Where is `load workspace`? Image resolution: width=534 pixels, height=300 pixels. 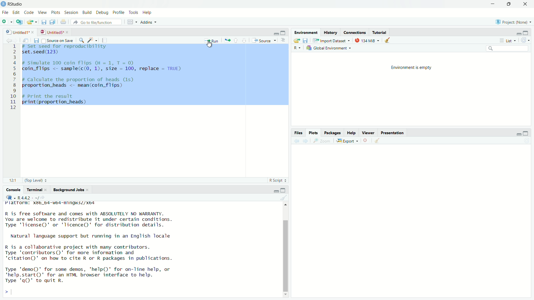
load workspace is located at coordinates (296, 41).